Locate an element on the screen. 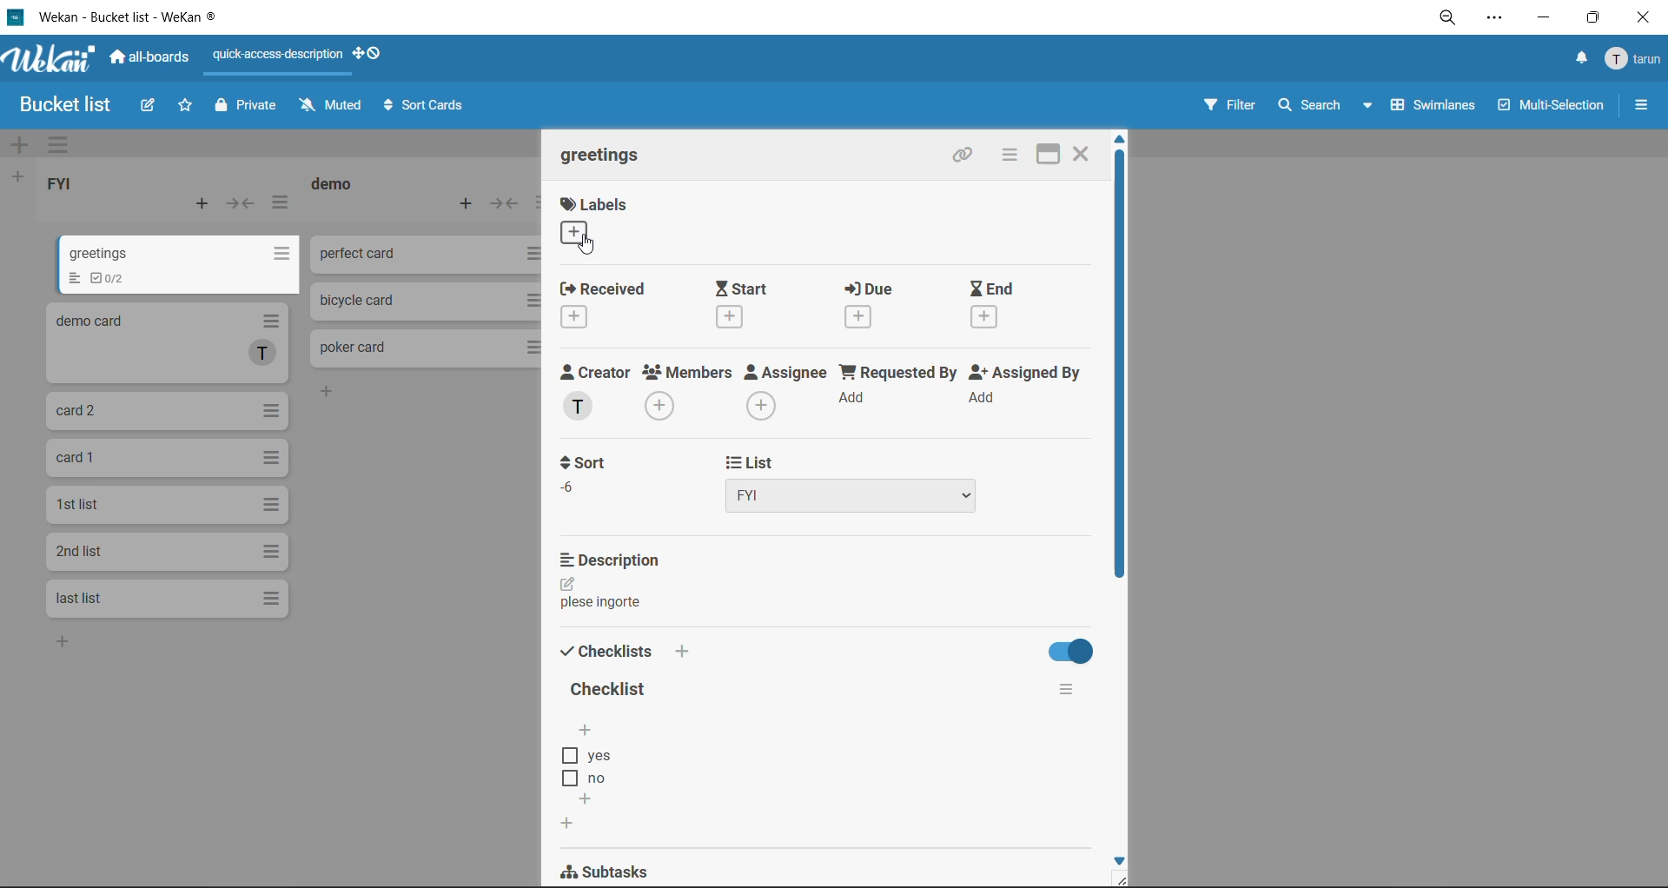 The height and width of the screenshot is (888, 1668). assigned by is located at coordinates (1024, 387).